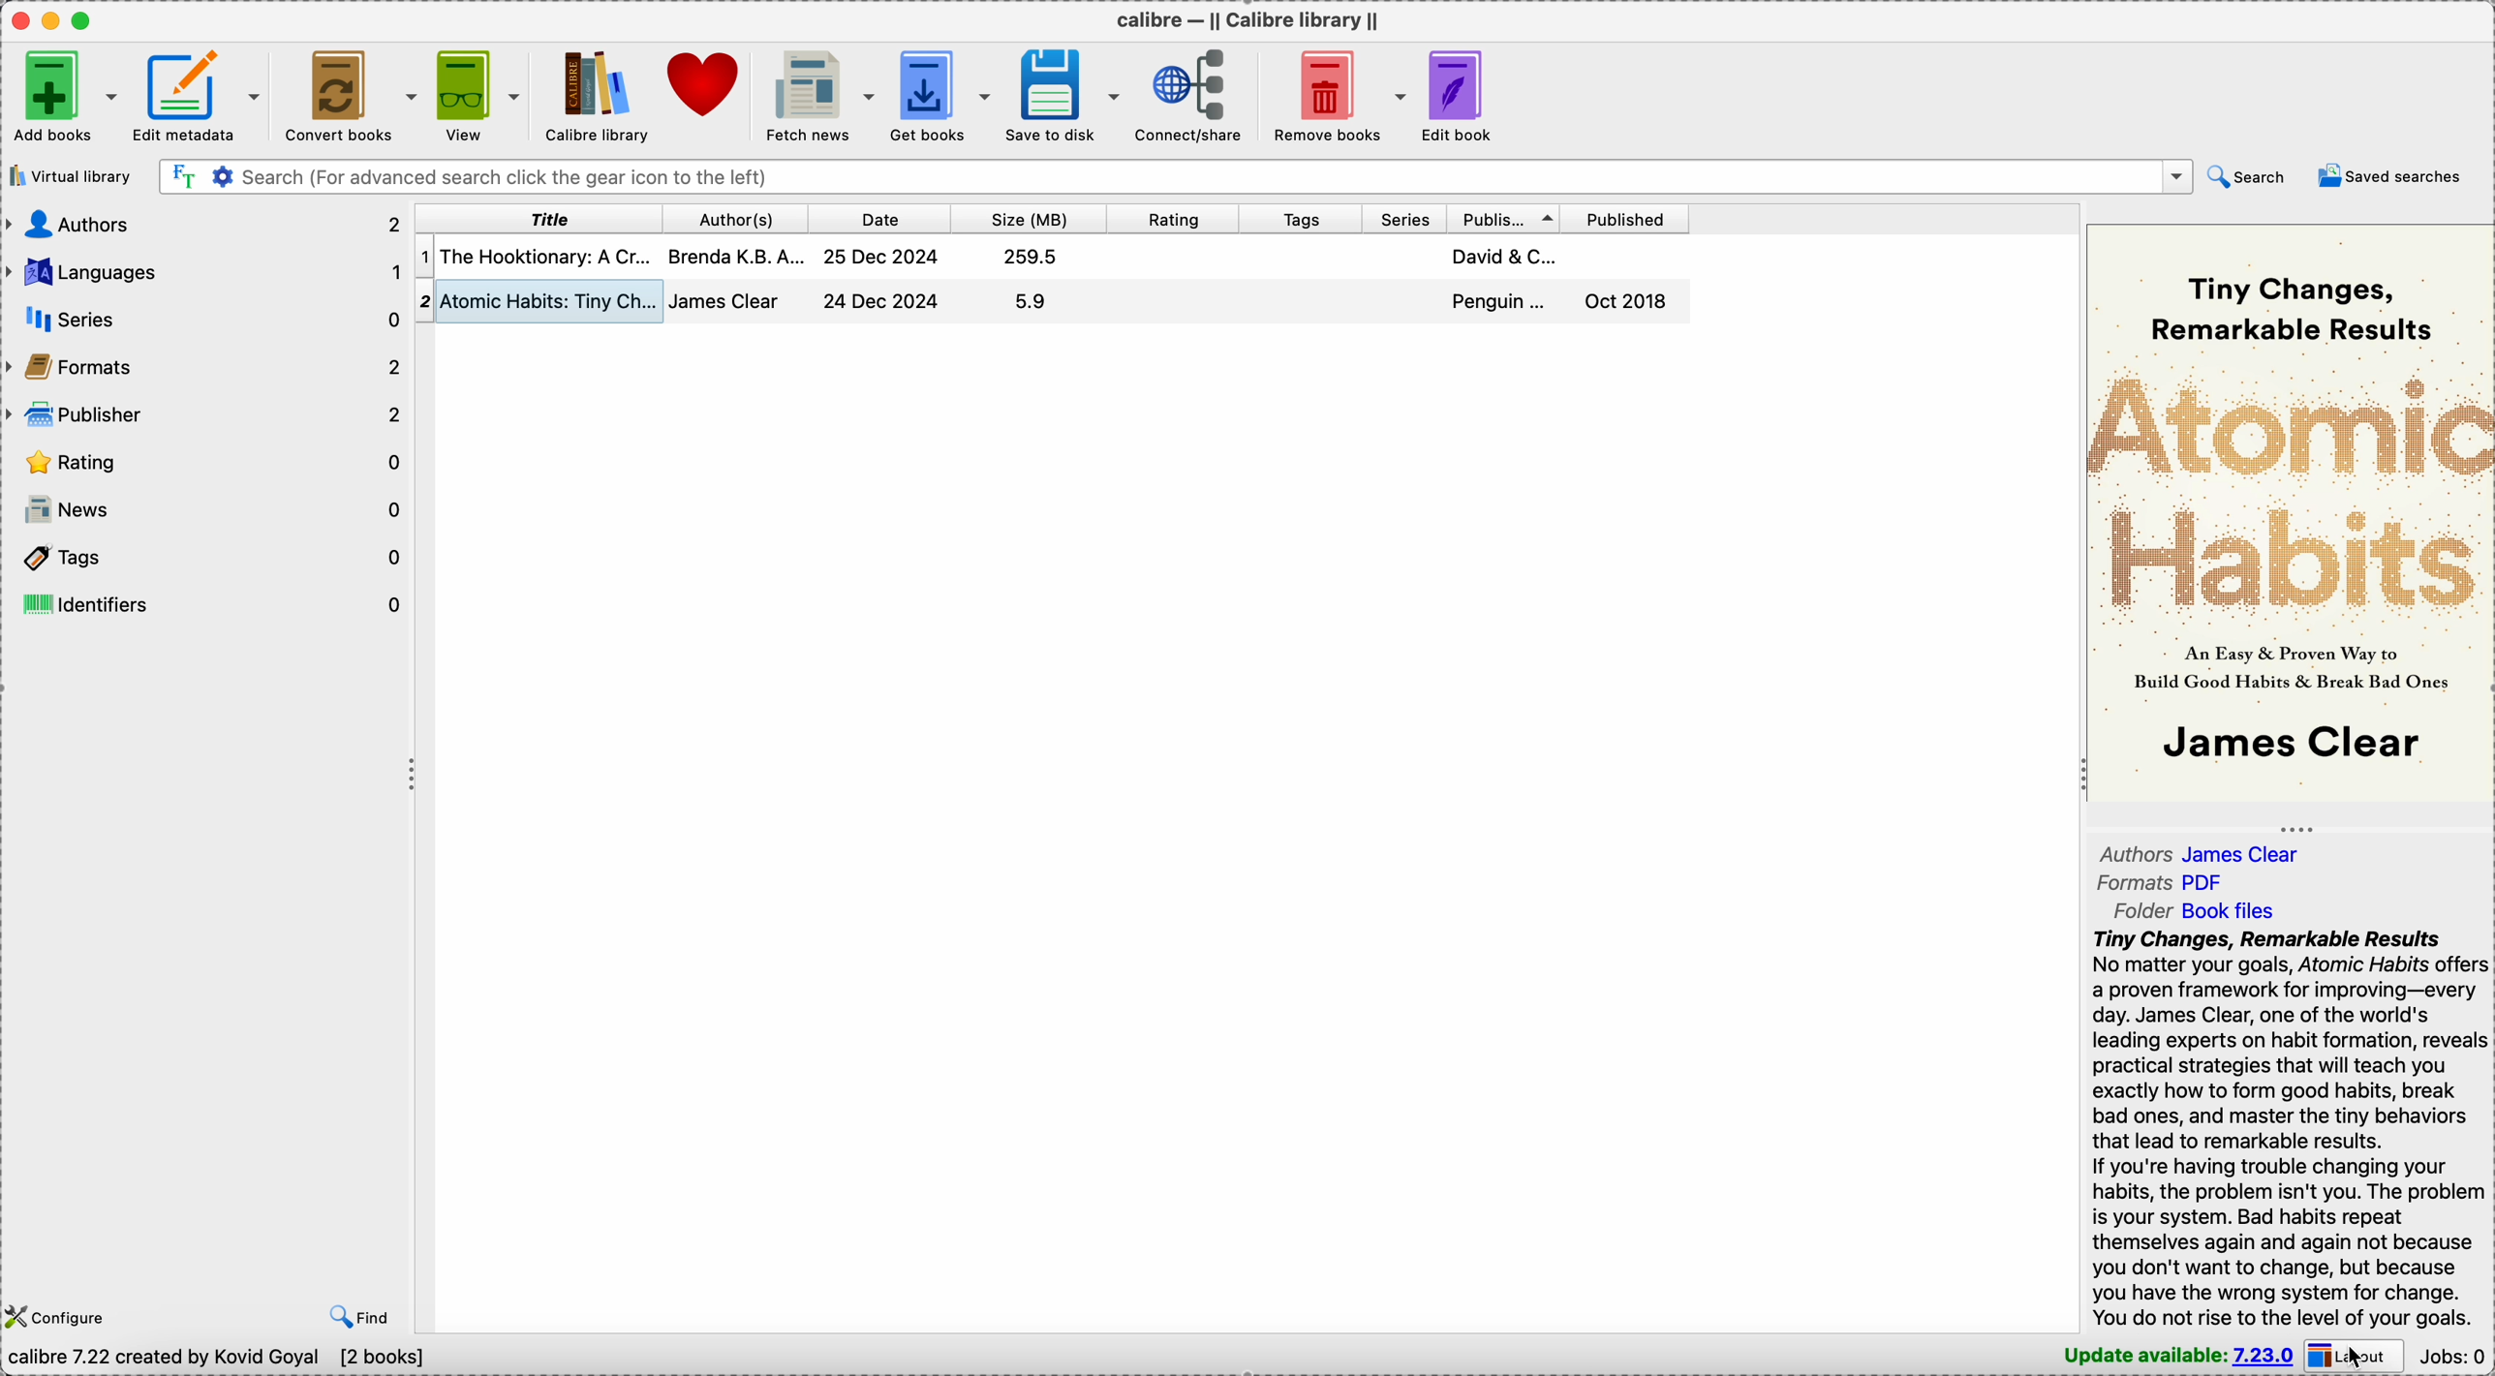 This screenshot has width=2495, height=1376. Describe the element at coordinates (2179, 176) in the screenshot. I see `drop down` at that location.